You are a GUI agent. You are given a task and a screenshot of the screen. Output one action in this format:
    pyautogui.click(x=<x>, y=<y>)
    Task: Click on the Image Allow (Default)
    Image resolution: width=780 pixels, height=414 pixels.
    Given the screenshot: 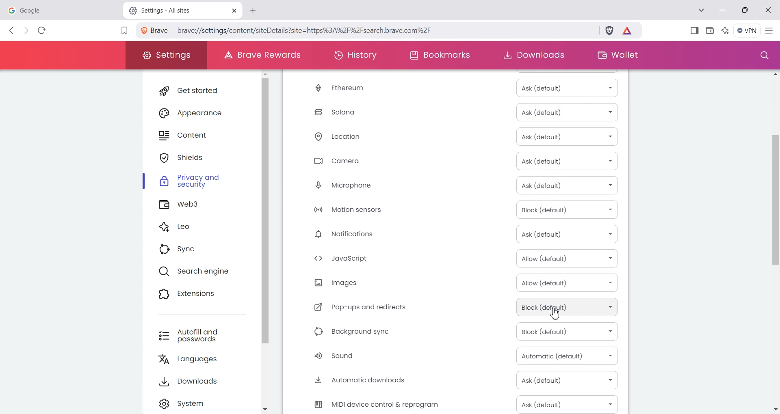 What is the action you would take?
    pyautogui.click(x=457, y=283)
    